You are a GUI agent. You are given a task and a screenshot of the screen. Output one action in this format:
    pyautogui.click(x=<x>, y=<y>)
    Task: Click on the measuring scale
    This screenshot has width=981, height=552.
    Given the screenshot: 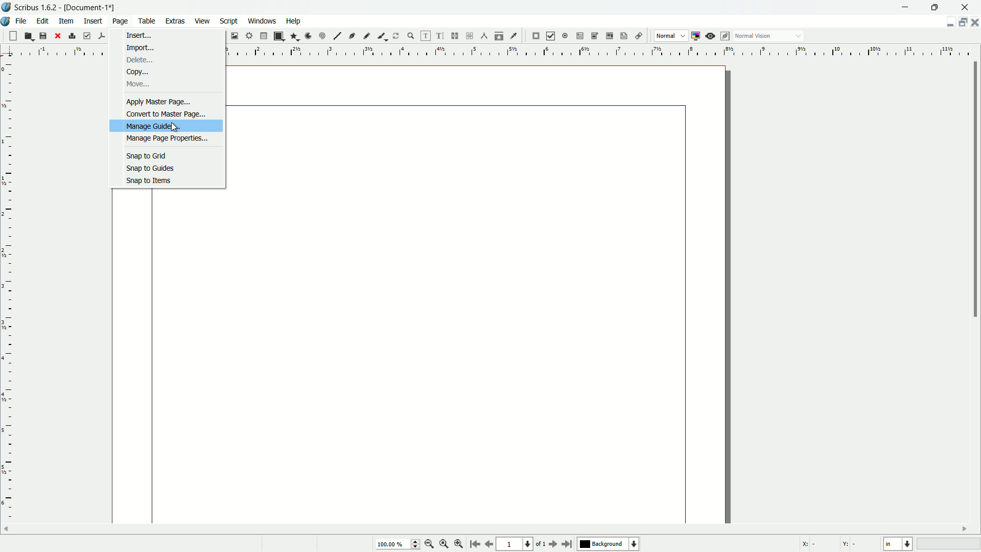 What is the action you would take?
    pyautogui.click(x=7, y=300)
    